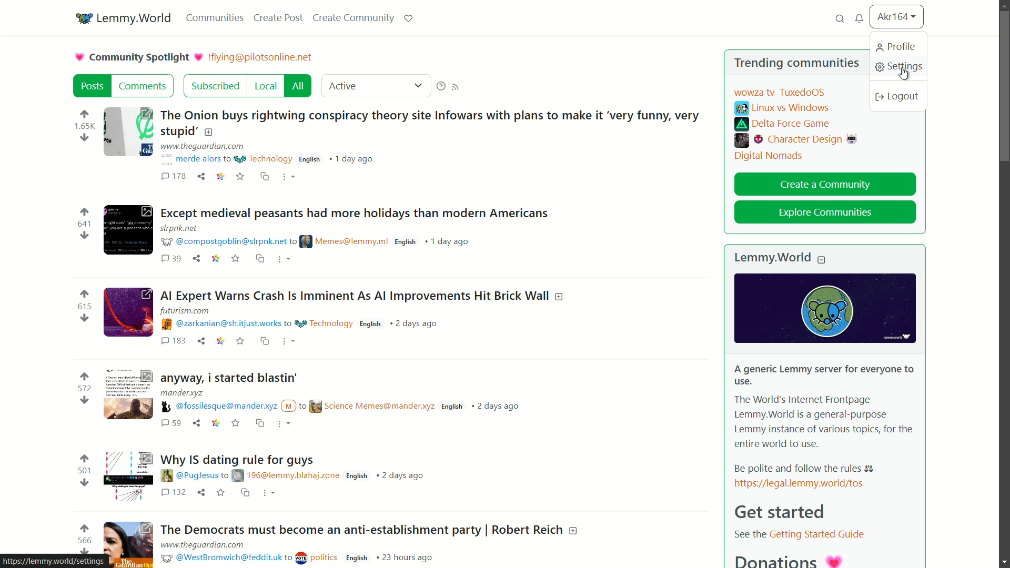 Image resolution: width=1010 pixels, height=568 pixels. I want to click on comments, so click(173, 493).